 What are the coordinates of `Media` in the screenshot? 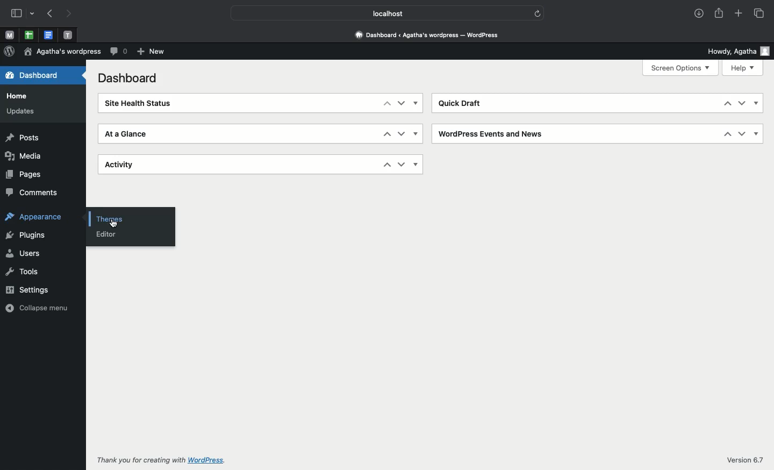 It's located at (24, 156).